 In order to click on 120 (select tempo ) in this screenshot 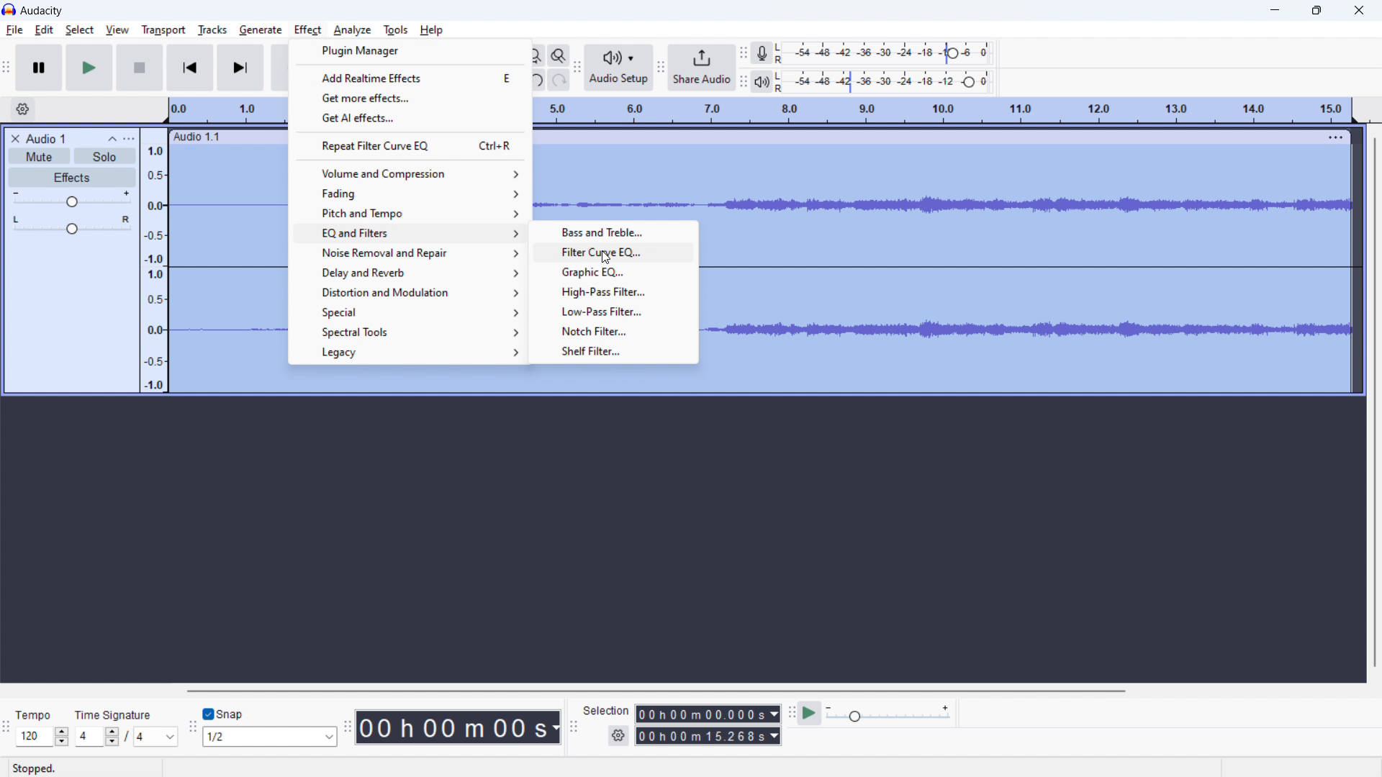, I will do `click(42, 737)`.